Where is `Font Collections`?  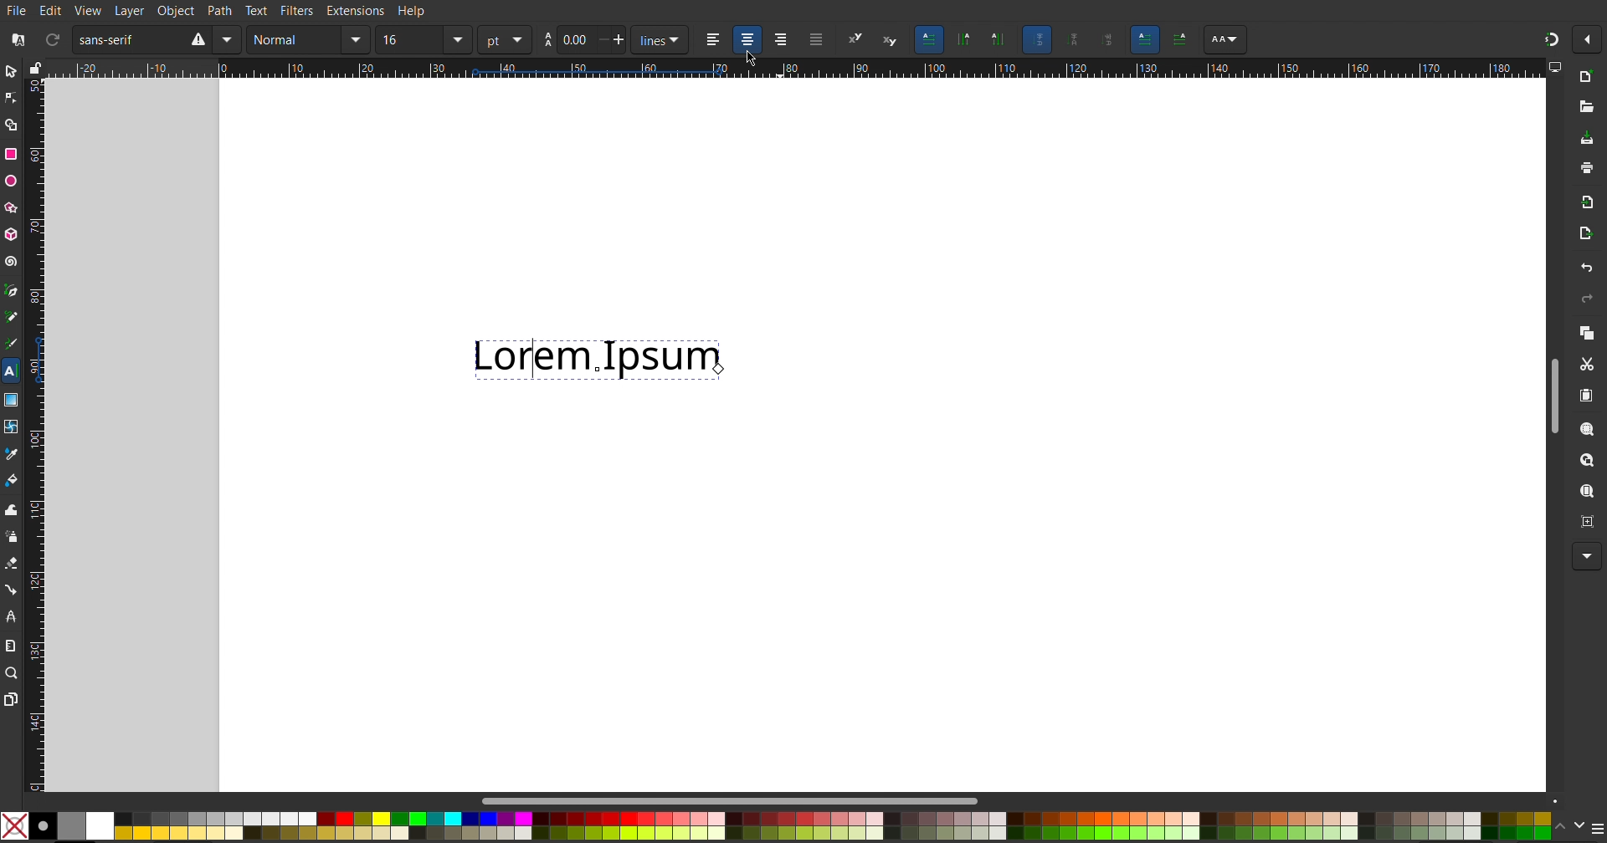
Font Collections is located at coordinates (17, 40).